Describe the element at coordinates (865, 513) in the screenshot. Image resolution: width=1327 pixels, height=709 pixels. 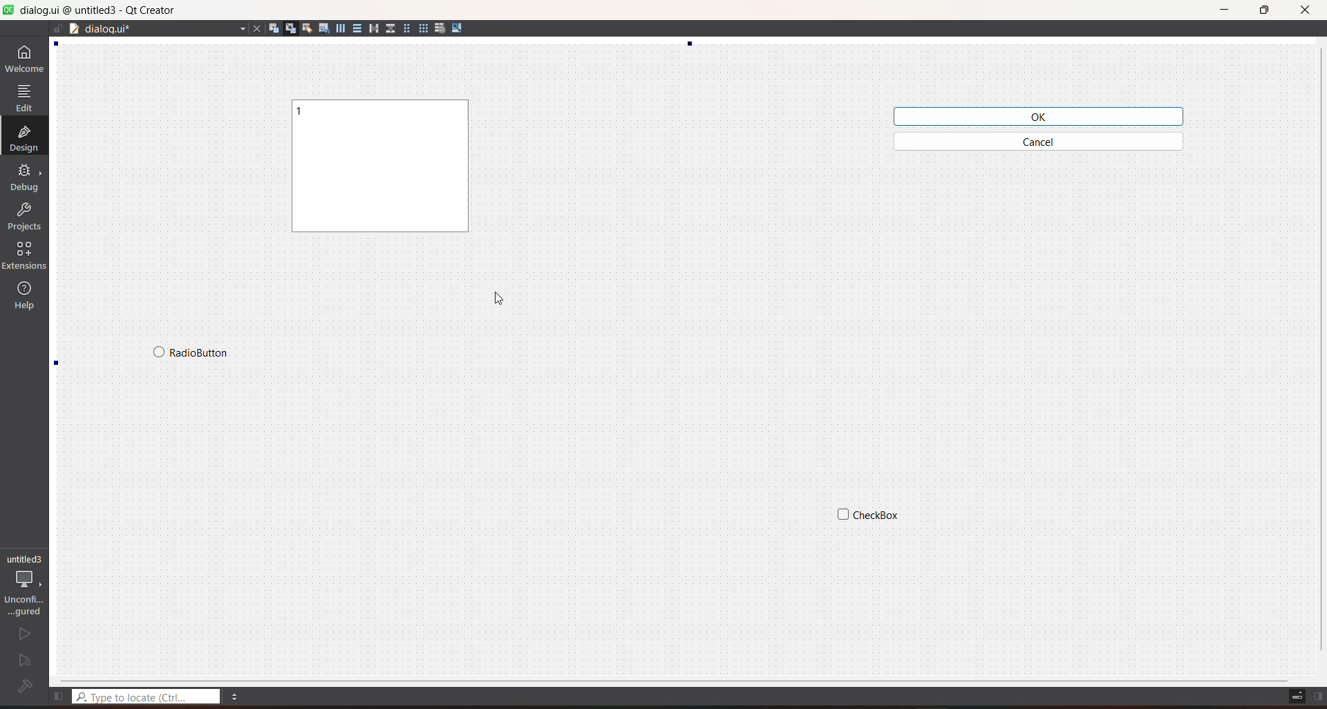
I see `widget` at that location.